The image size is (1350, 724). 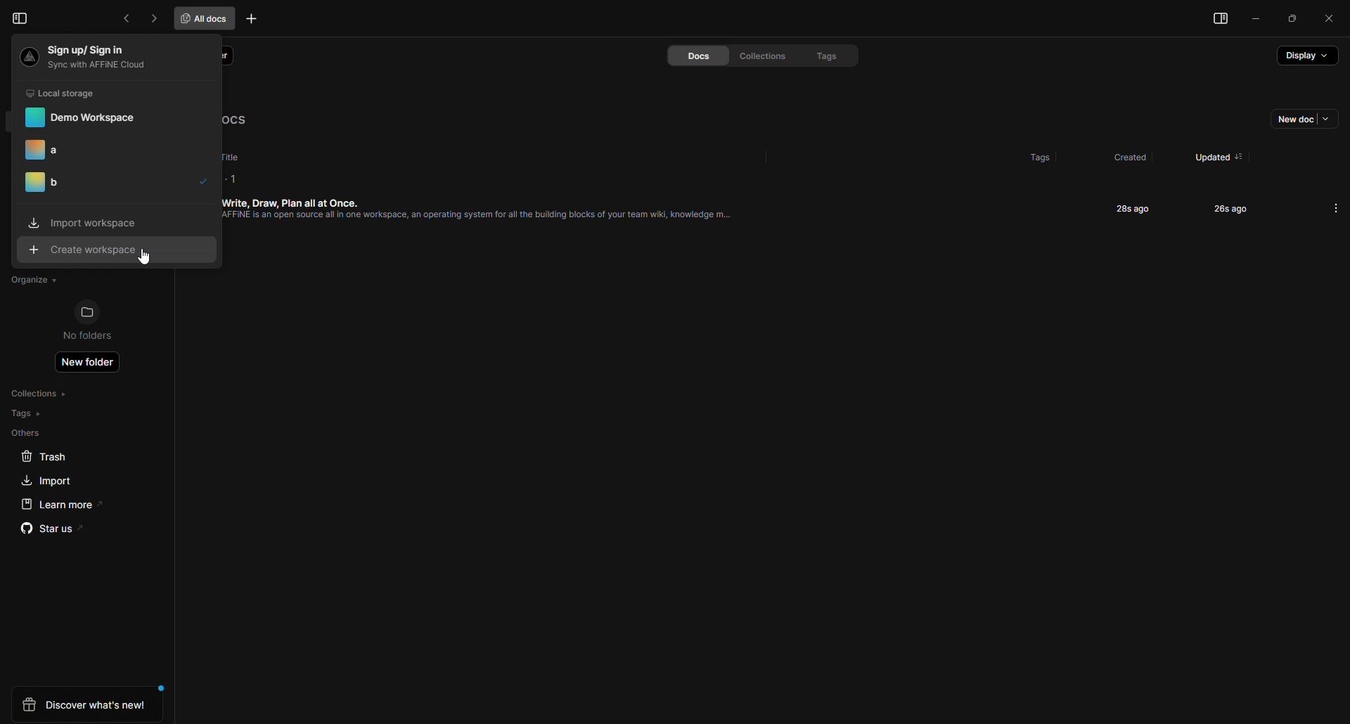 I want to click on collections, so click(x=43, y=394).